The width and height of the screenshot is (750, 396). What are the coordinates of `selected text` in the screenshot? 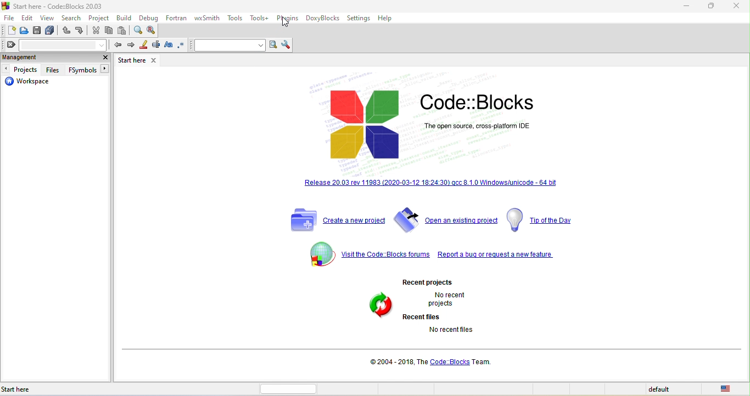 It's located at (156, 46).